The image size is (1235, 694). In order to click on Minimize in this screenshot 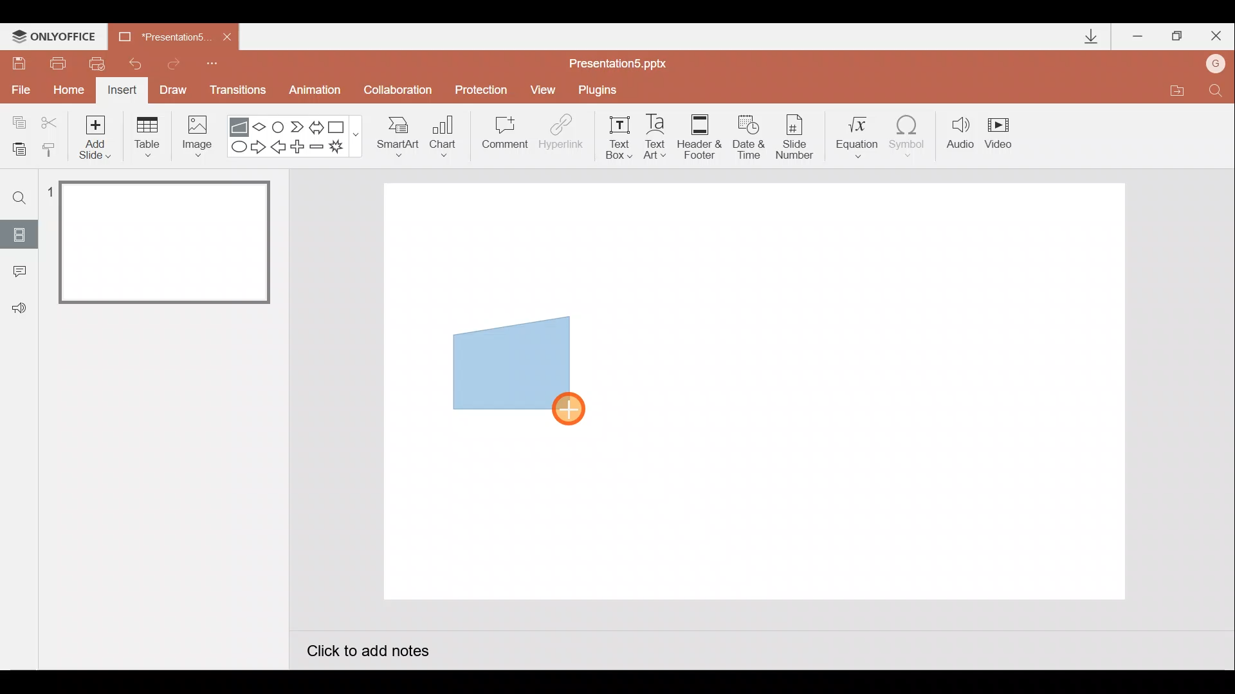, I will do `click(1139, 37)`.